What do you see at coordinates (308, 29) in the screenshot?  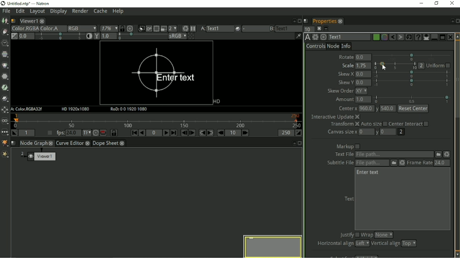 I see `Set a maximum number of panels` at bounding box center [308, 29].